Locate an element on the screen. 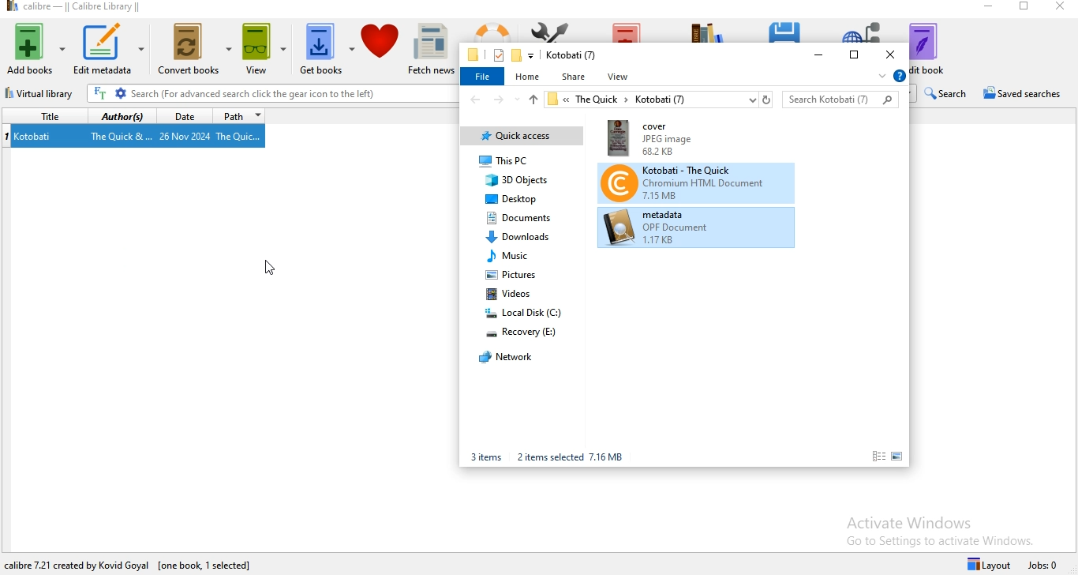 The width and height of the screenshot is (1078, 575). date is located at coordinates (185, 116).